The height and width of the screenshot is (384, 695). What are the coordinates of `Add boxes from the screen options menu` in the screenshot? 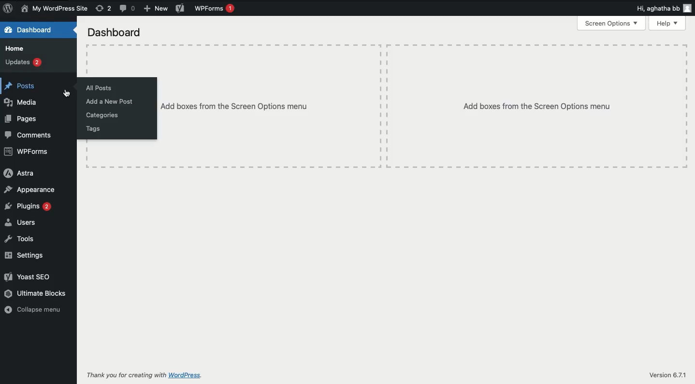 It's located at (538, 106).